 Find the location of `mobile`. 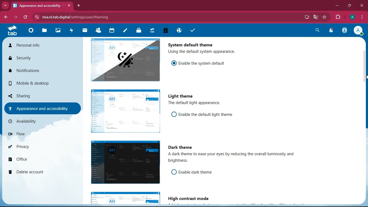

mobile is located at coordinates (27, 84).